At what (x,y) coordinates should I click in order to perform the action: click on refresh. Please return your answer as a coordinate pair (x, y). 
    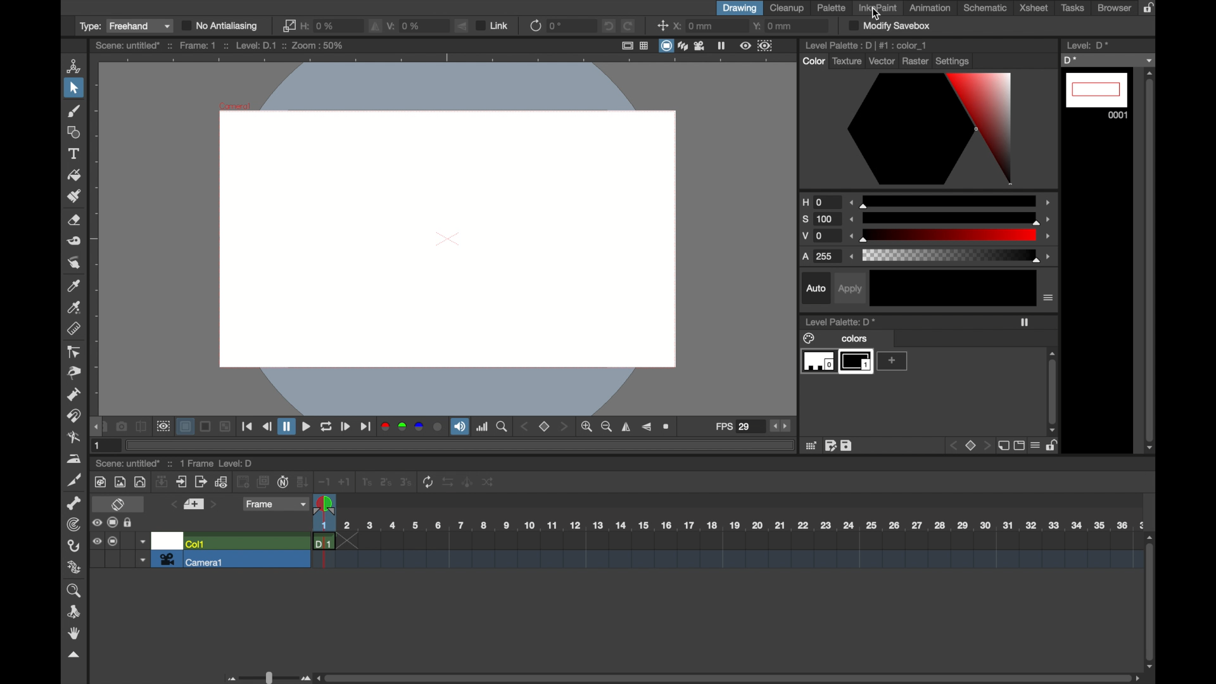
    Looking at the image, I should click on (427, 482).